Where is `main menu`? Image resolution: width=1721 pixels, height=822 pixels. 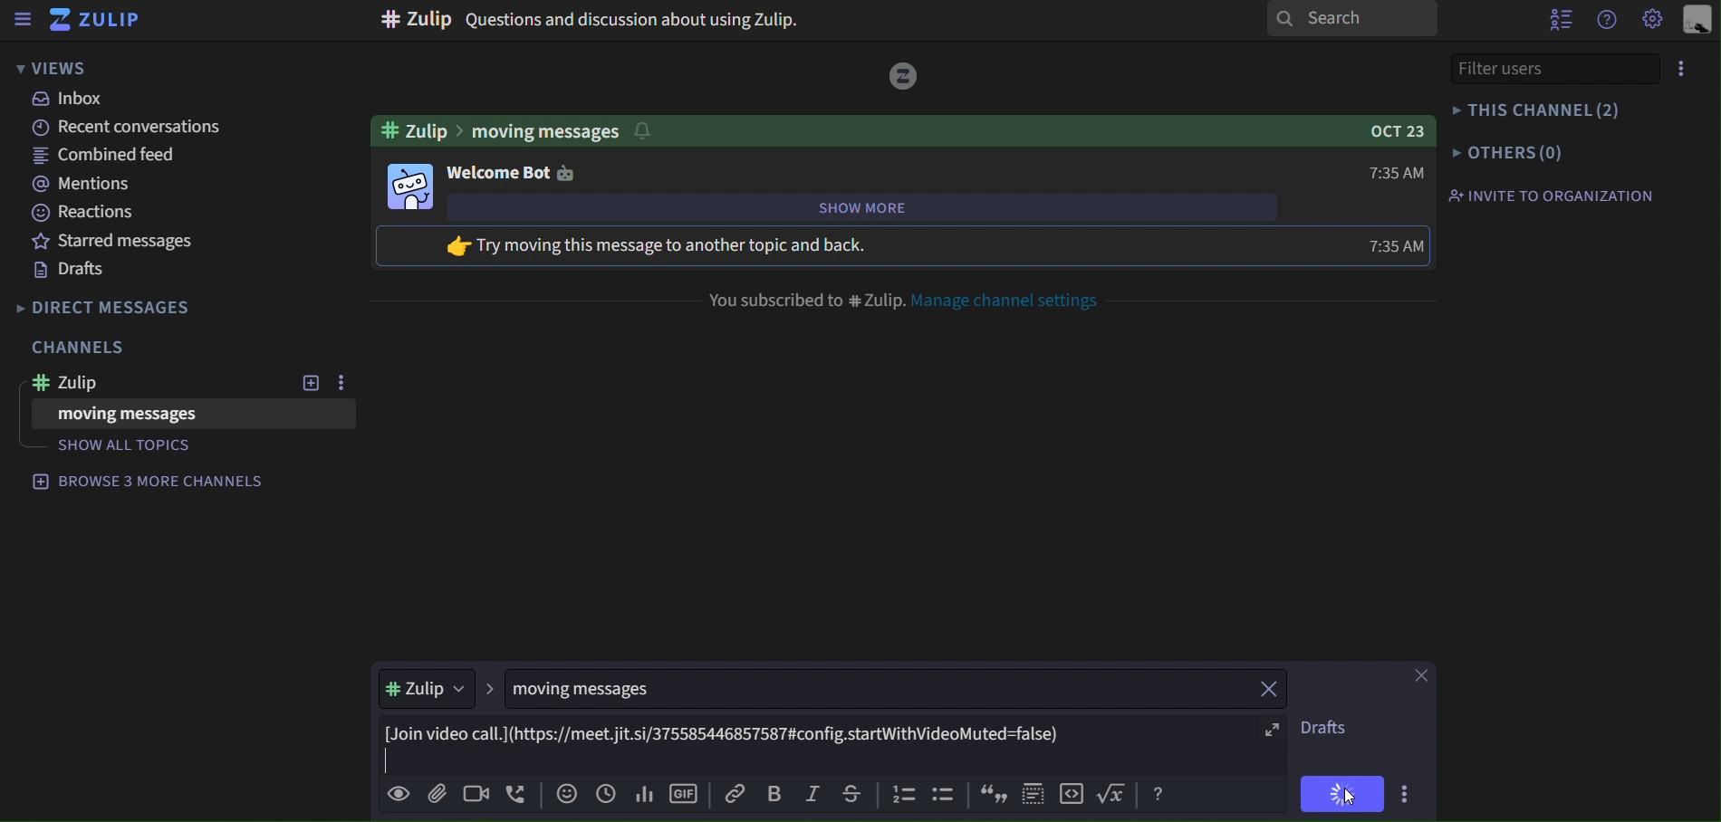
main menu is located at coordinates (1654, 20).